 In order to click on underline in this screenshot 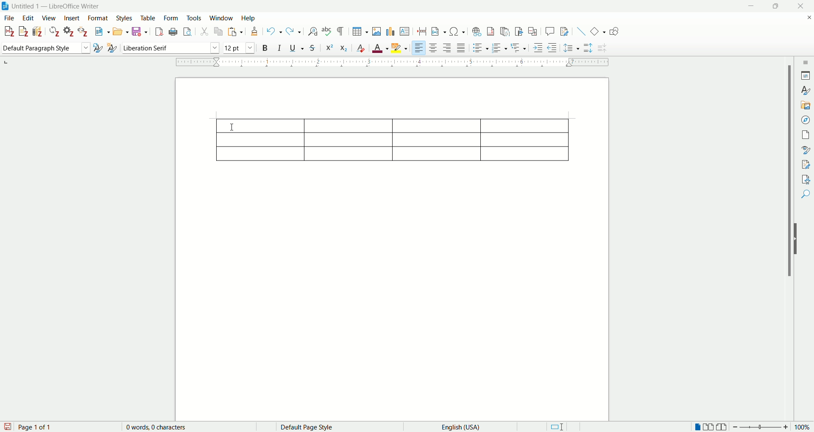, I will do `click(297, 50)`.